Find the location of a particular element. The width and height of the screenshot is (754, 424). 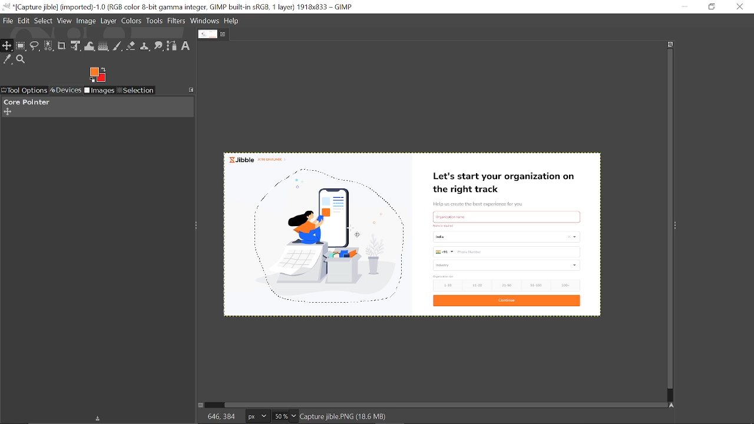

 is located at coordinates (446, 226).